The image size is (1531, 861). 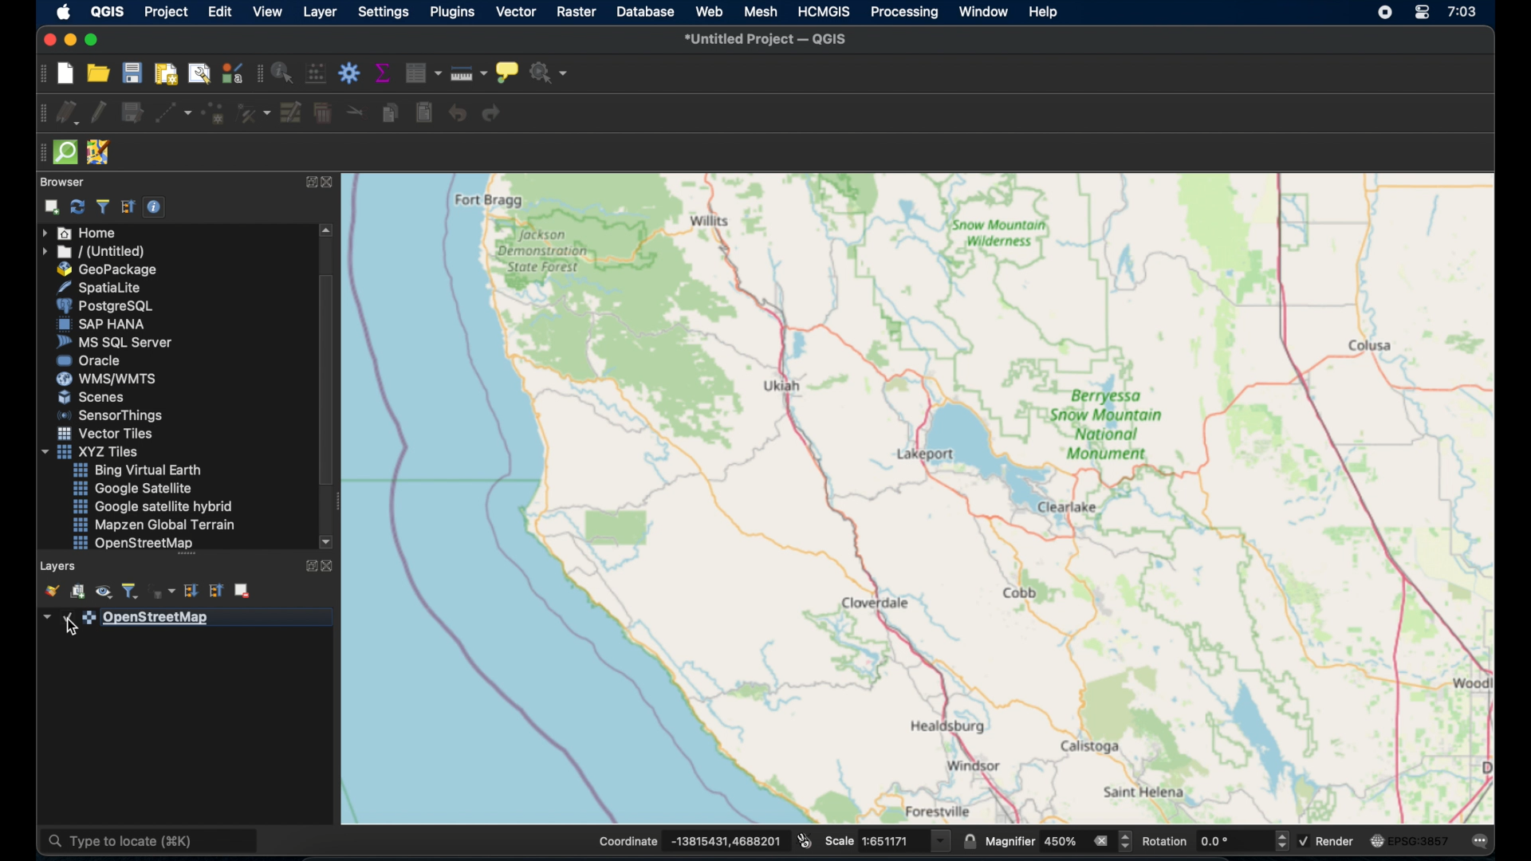 What do you see at coordinates (251, 113) in the screenshot?
I see `vertex tool` at bounding box center [251, 113].